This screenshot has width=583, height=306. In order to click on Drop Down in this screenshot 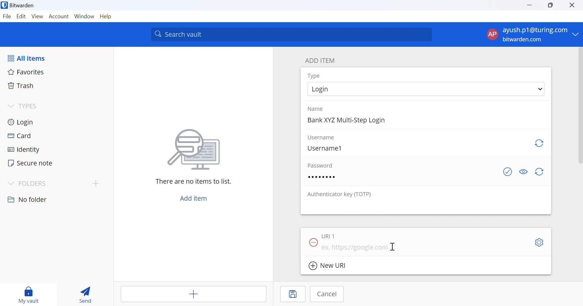, I will do `click(539, 90)`.